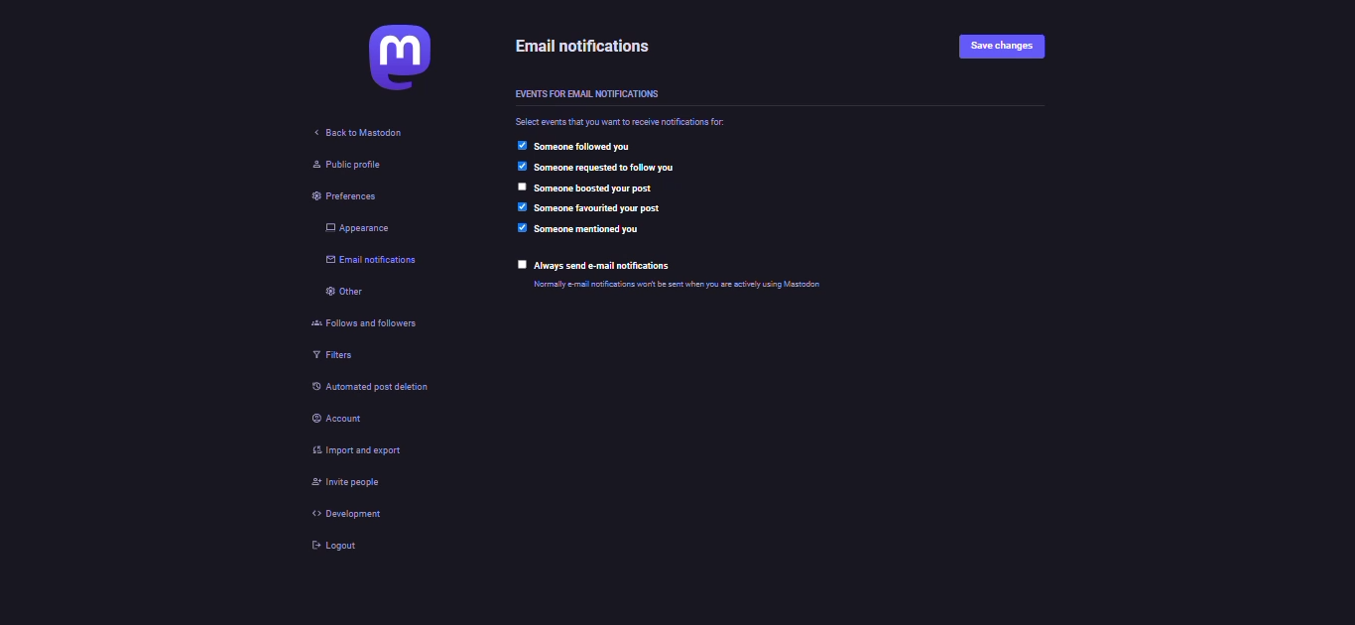 This screenshot has width=1355, height=625. What do you see at coordinates (588, 48) in the screenshot?
I see `email notifications` at bounding box center [588, 48].